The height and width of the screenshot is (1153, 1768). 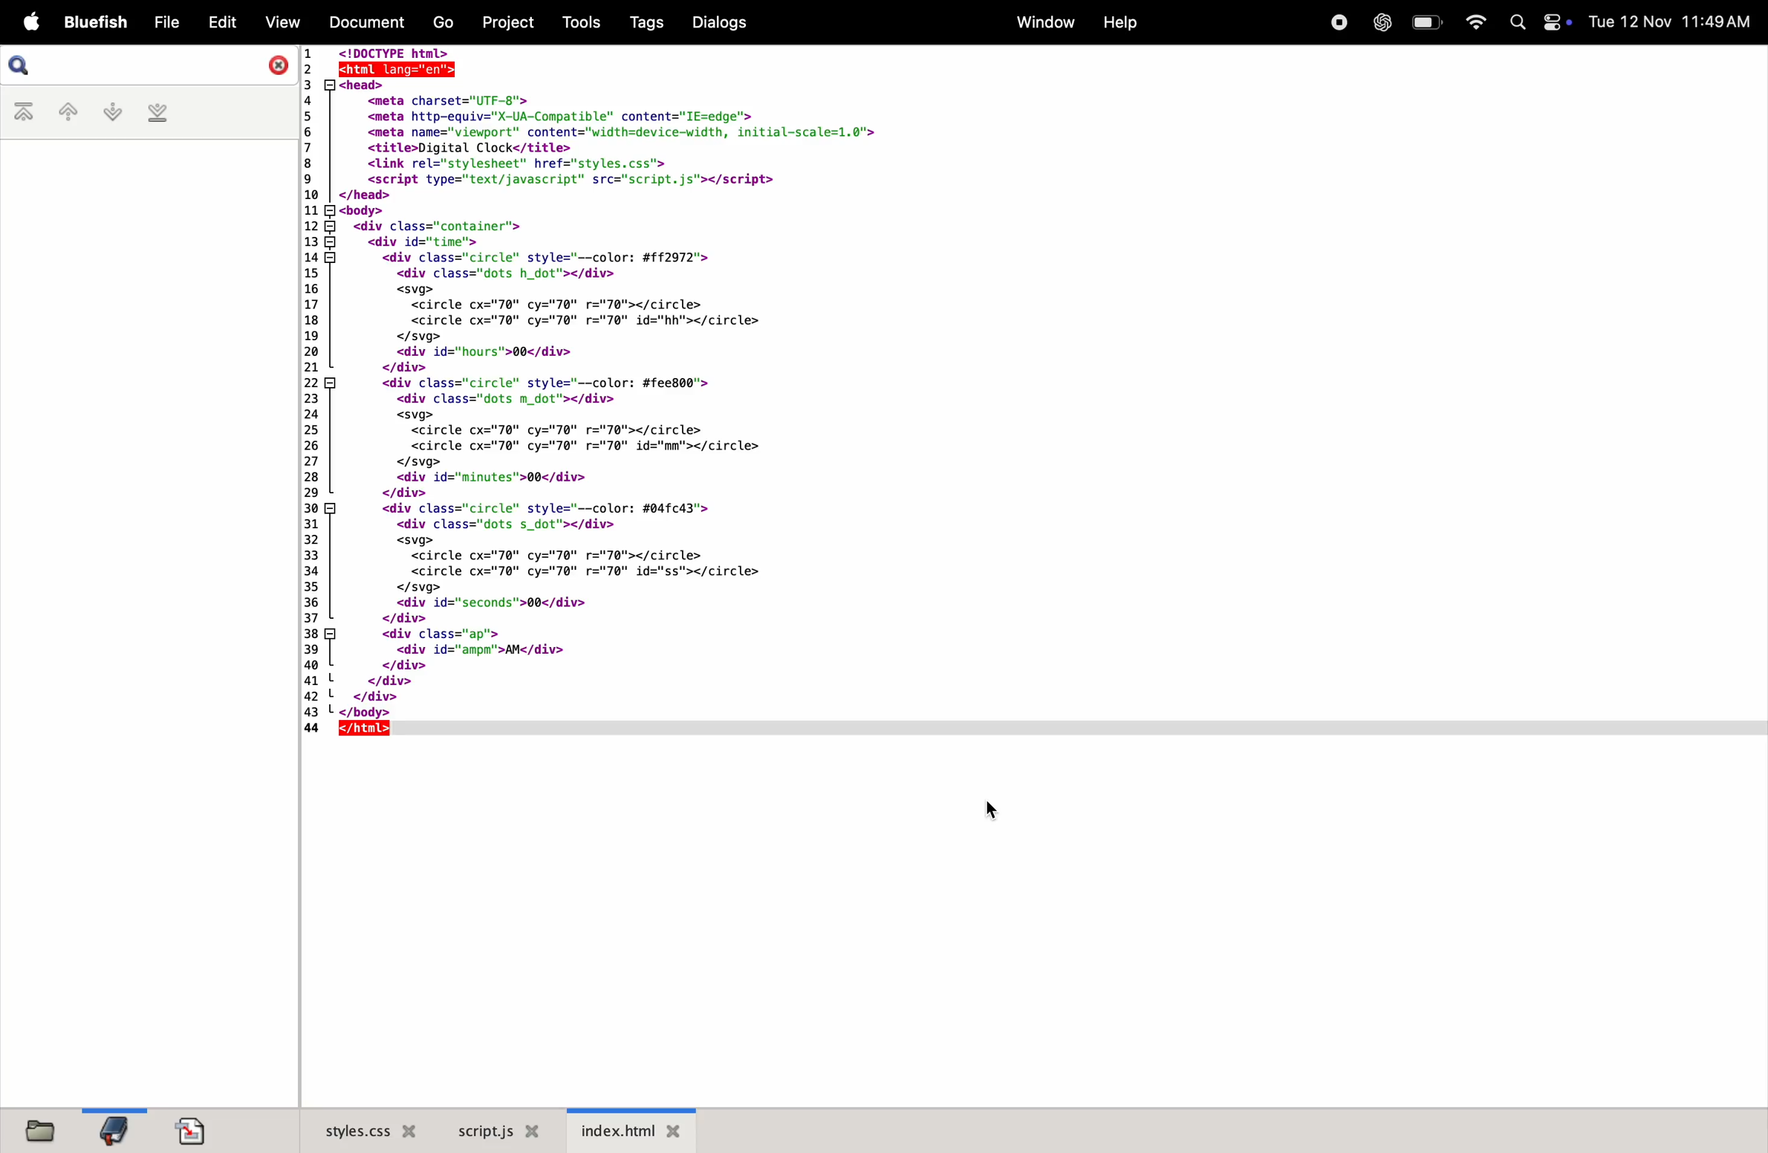 What do you see at coordinates (1378, 22) in the screenshot?
I see `chatgpt` at bounding box center [1378, 22].